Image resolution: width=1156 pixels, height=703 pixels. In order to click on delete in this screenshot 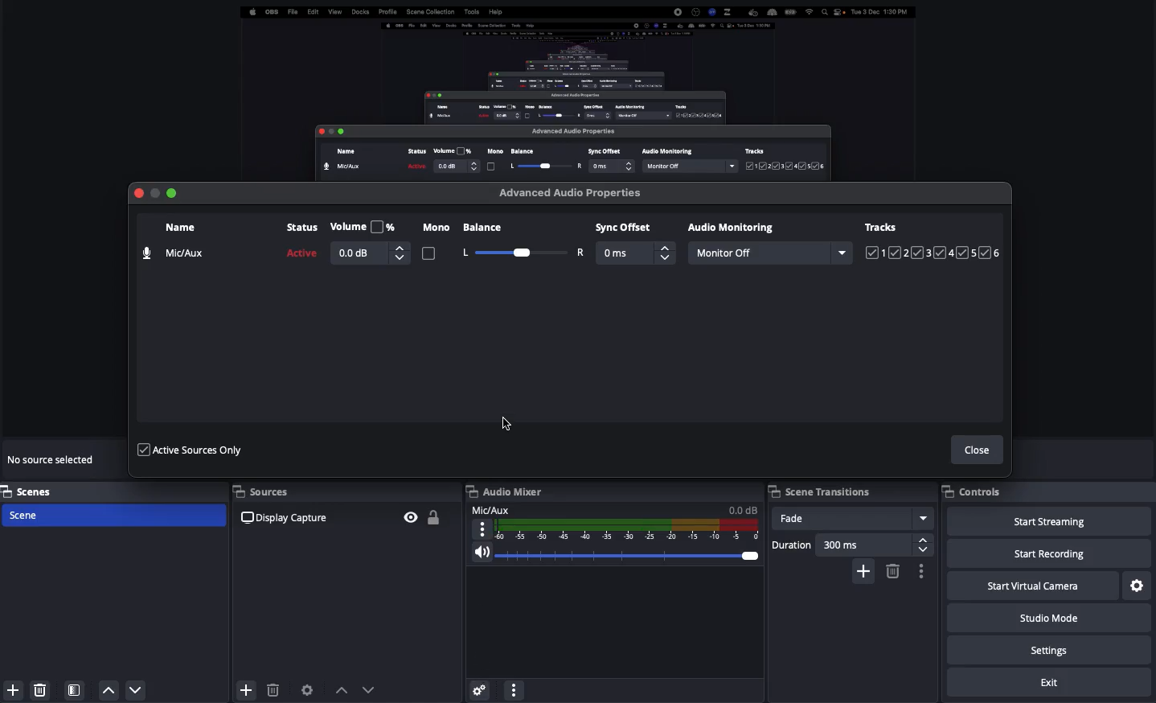, I will do `click(270, 693)`.